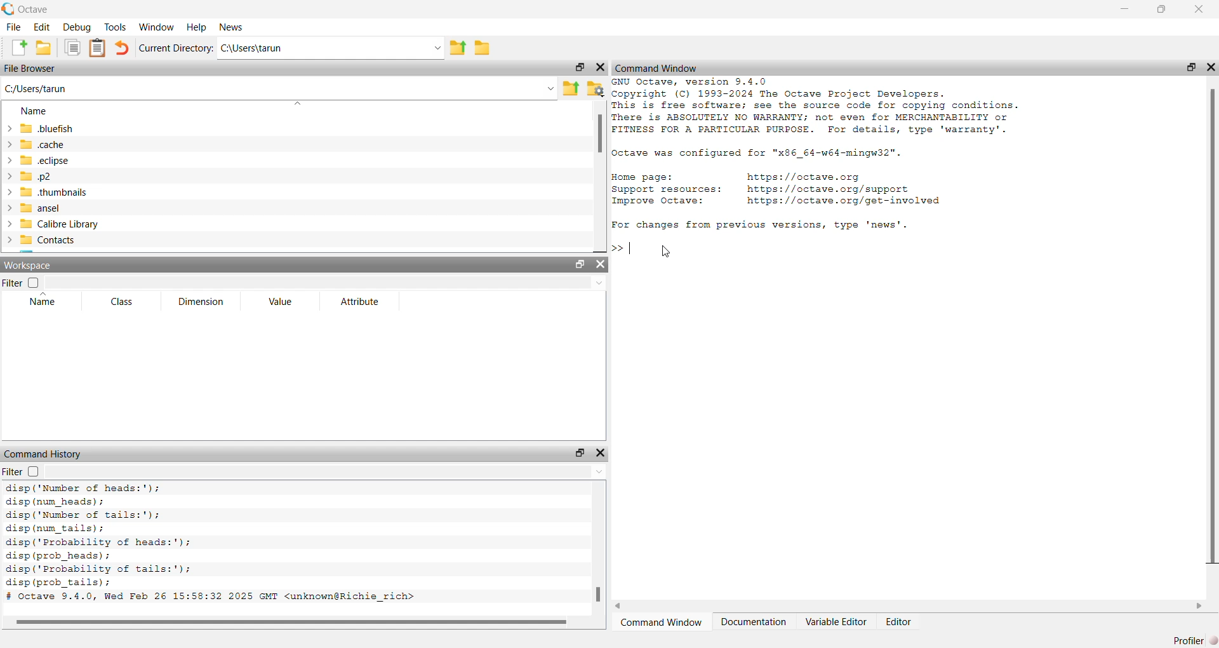 The width and height of the screenshot is (1219, 648). Describe the element at coordinates (13, 27) in the screenshot. I see `File` at that location.